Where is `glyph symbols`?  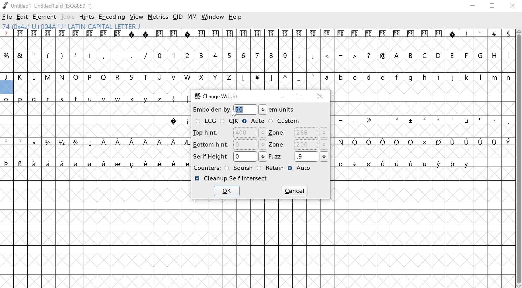 glyph symbols is located at coordinates (228, 34).